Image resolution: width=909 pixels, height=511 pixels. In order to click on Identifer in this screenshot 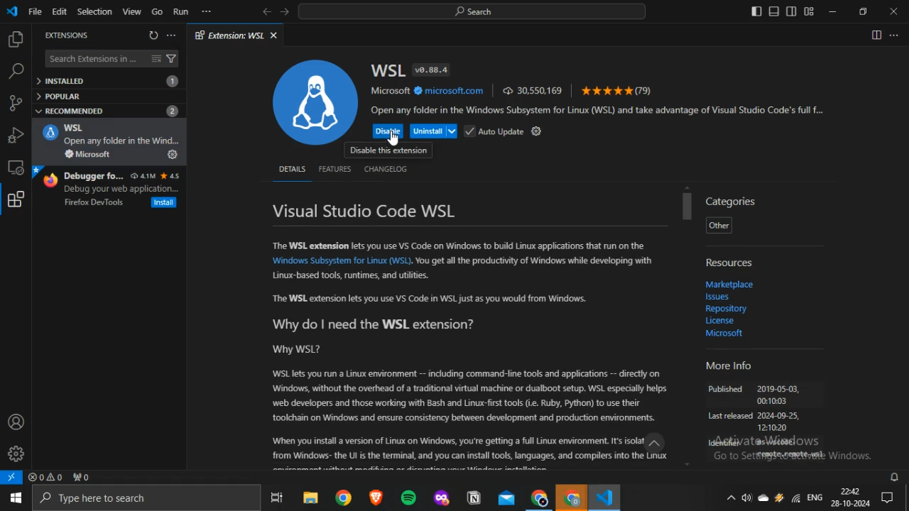, I will do `click(724, 444)`.